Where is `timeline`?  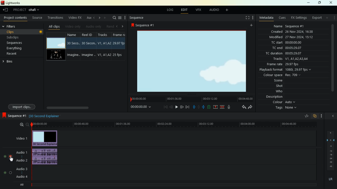
timeline is located at coordinates (189, 98).